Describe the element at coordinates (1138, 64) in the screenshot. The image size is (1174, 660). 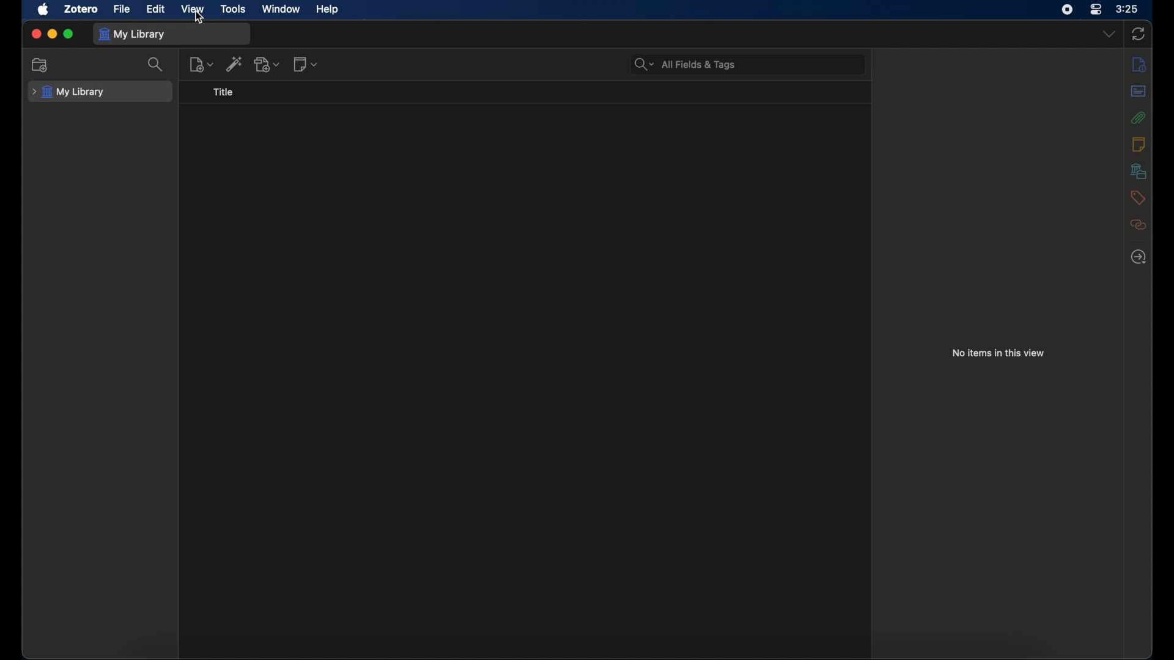
I see `info` at that location.